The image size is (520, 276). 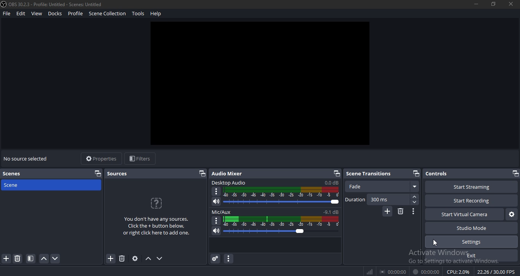 What do you see at coordinates (56, 258) in the screenshot?
I see `move down scene` at bounding box center [56, 258].